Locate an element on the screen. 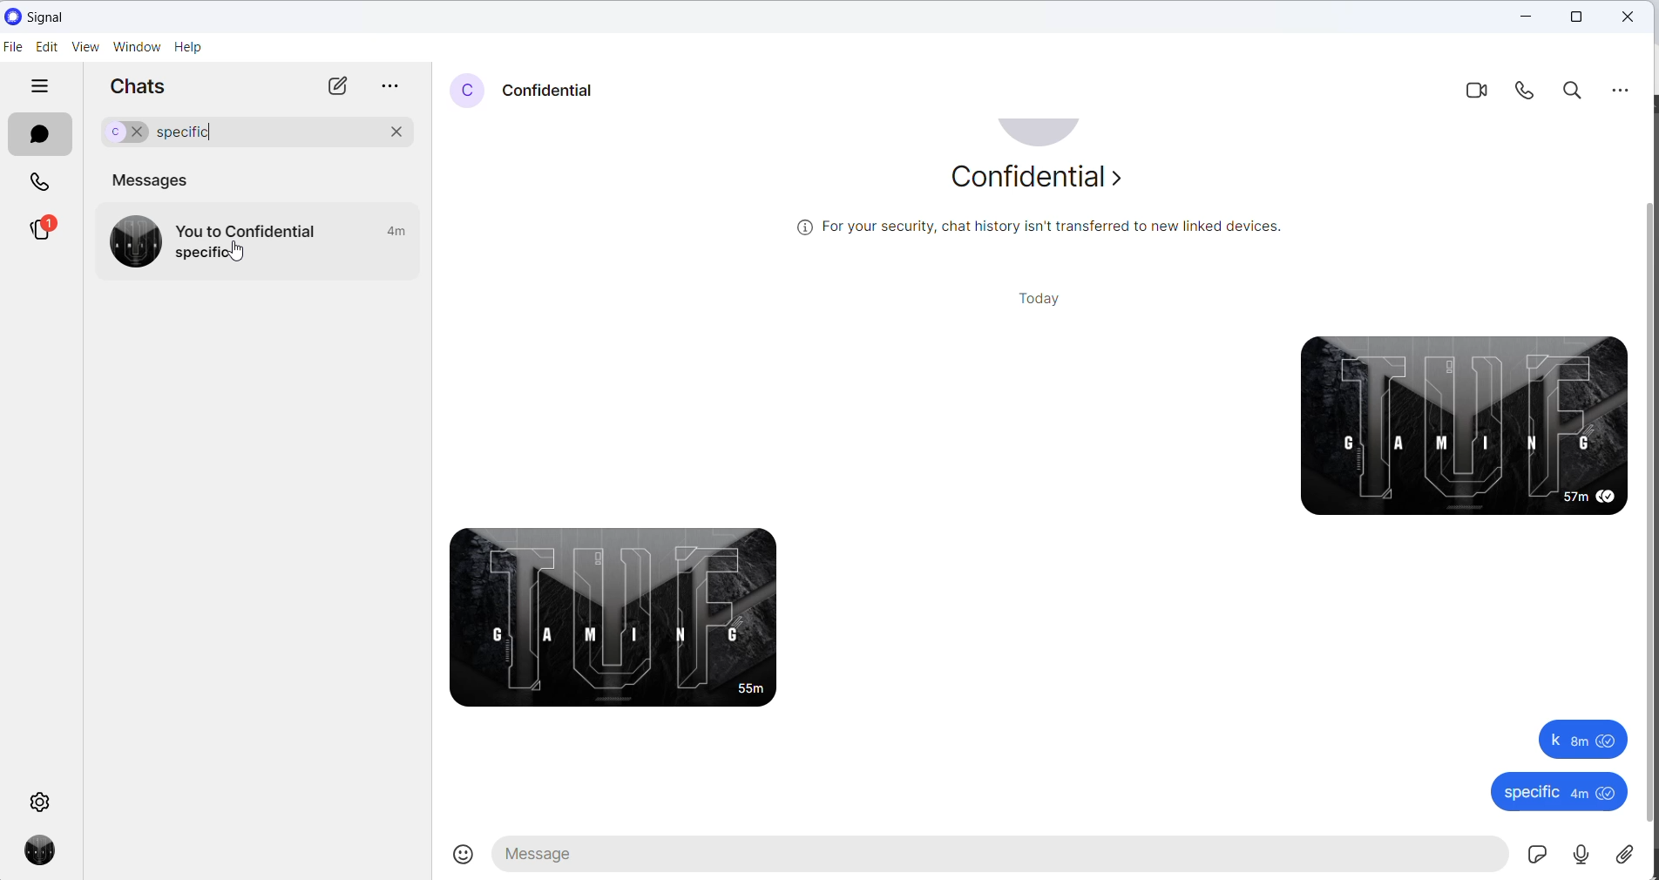  file is located at coordinates (13, 48).